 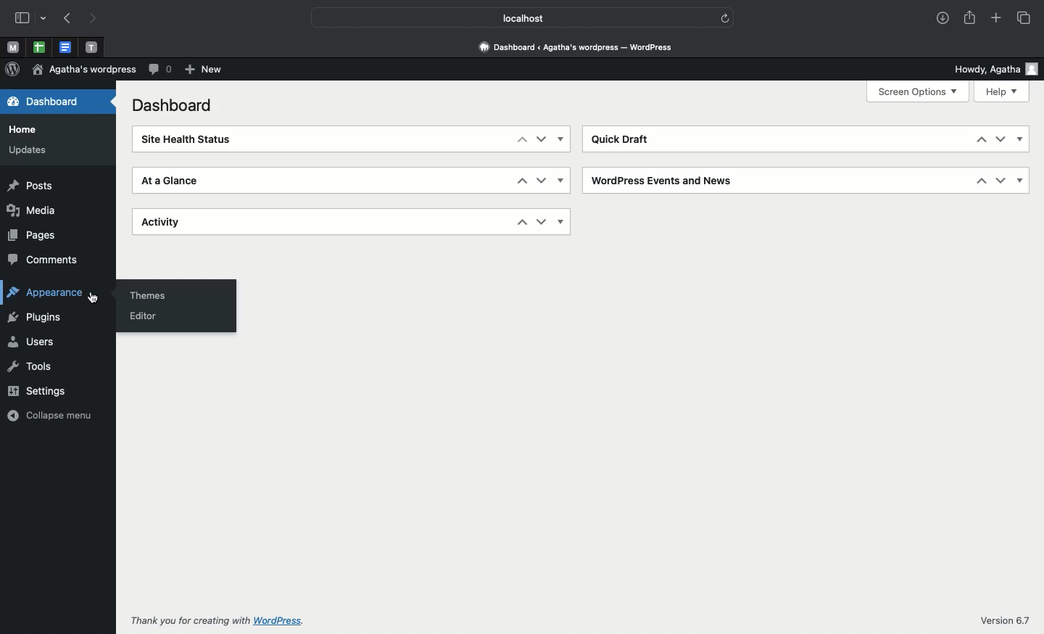 I want to click on Tabs, so click(x=1025, y=18).